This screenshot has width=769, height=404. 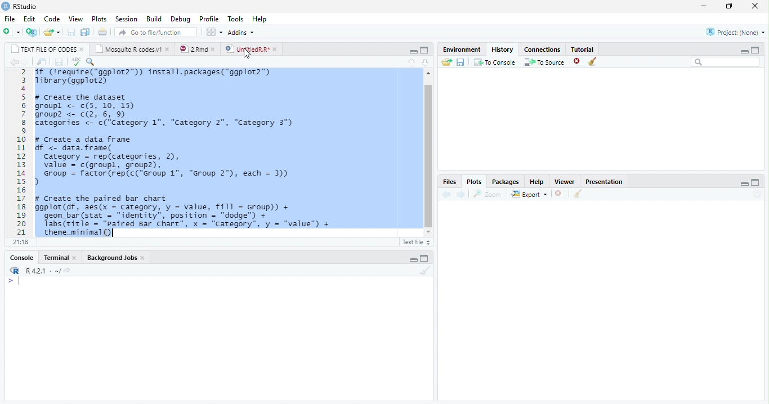 I want to click on close, so click(x=214, y=50).